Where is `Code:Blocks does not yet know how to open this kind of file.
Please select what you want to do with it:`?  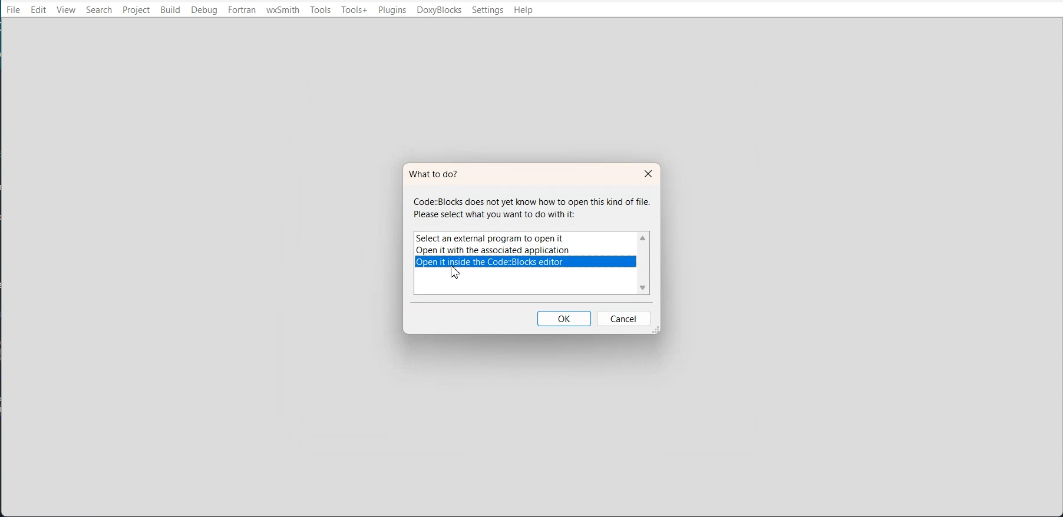 Code:Blocks does not yet know how to open this kind of file.
Please select what you want to do with it: is located at coordinates (530, 209).